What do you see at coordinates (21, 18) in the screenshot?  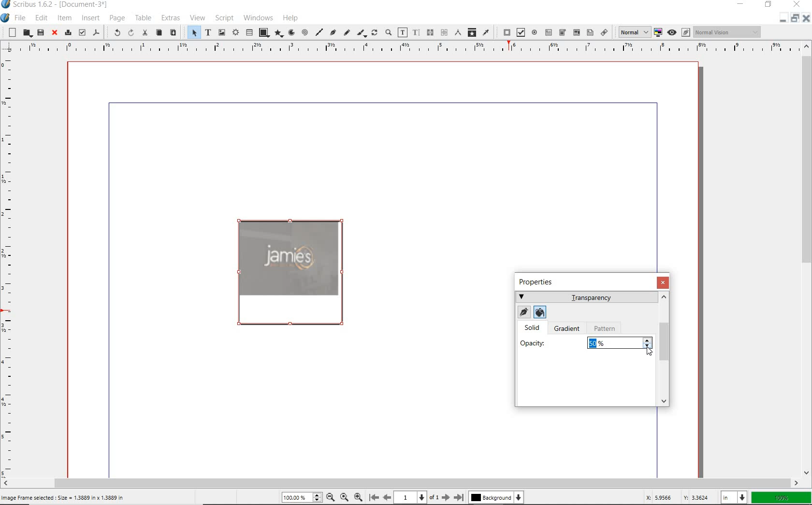 I see `FILE` at bounding box center [21, 18].